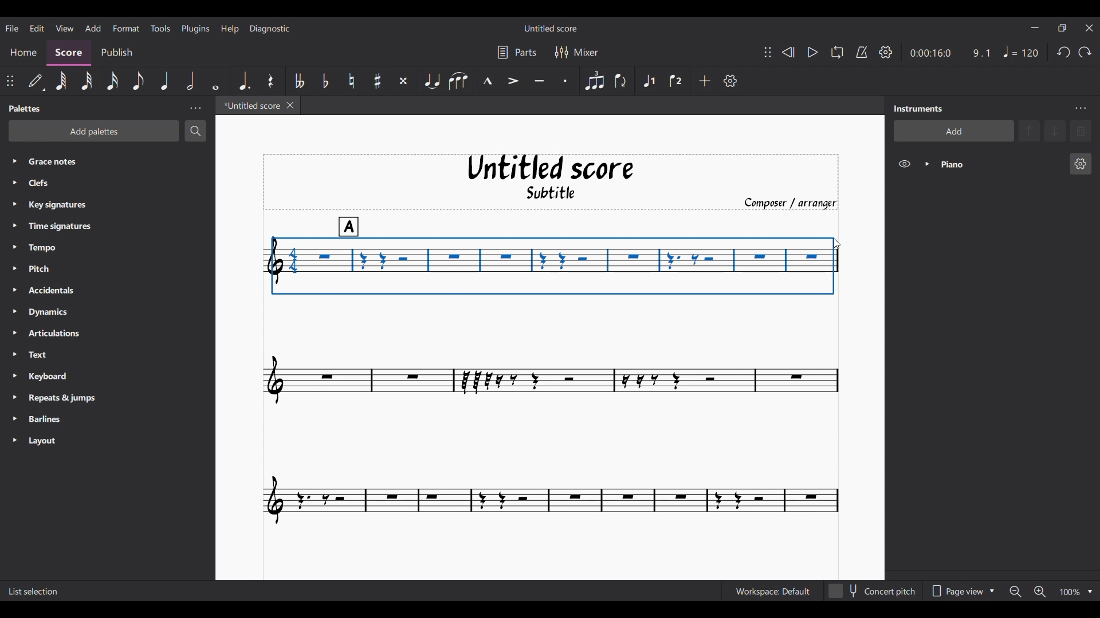 The height and width of the screenshot is (618, 1100). I want to click on Time signatures, so click(70, 225).